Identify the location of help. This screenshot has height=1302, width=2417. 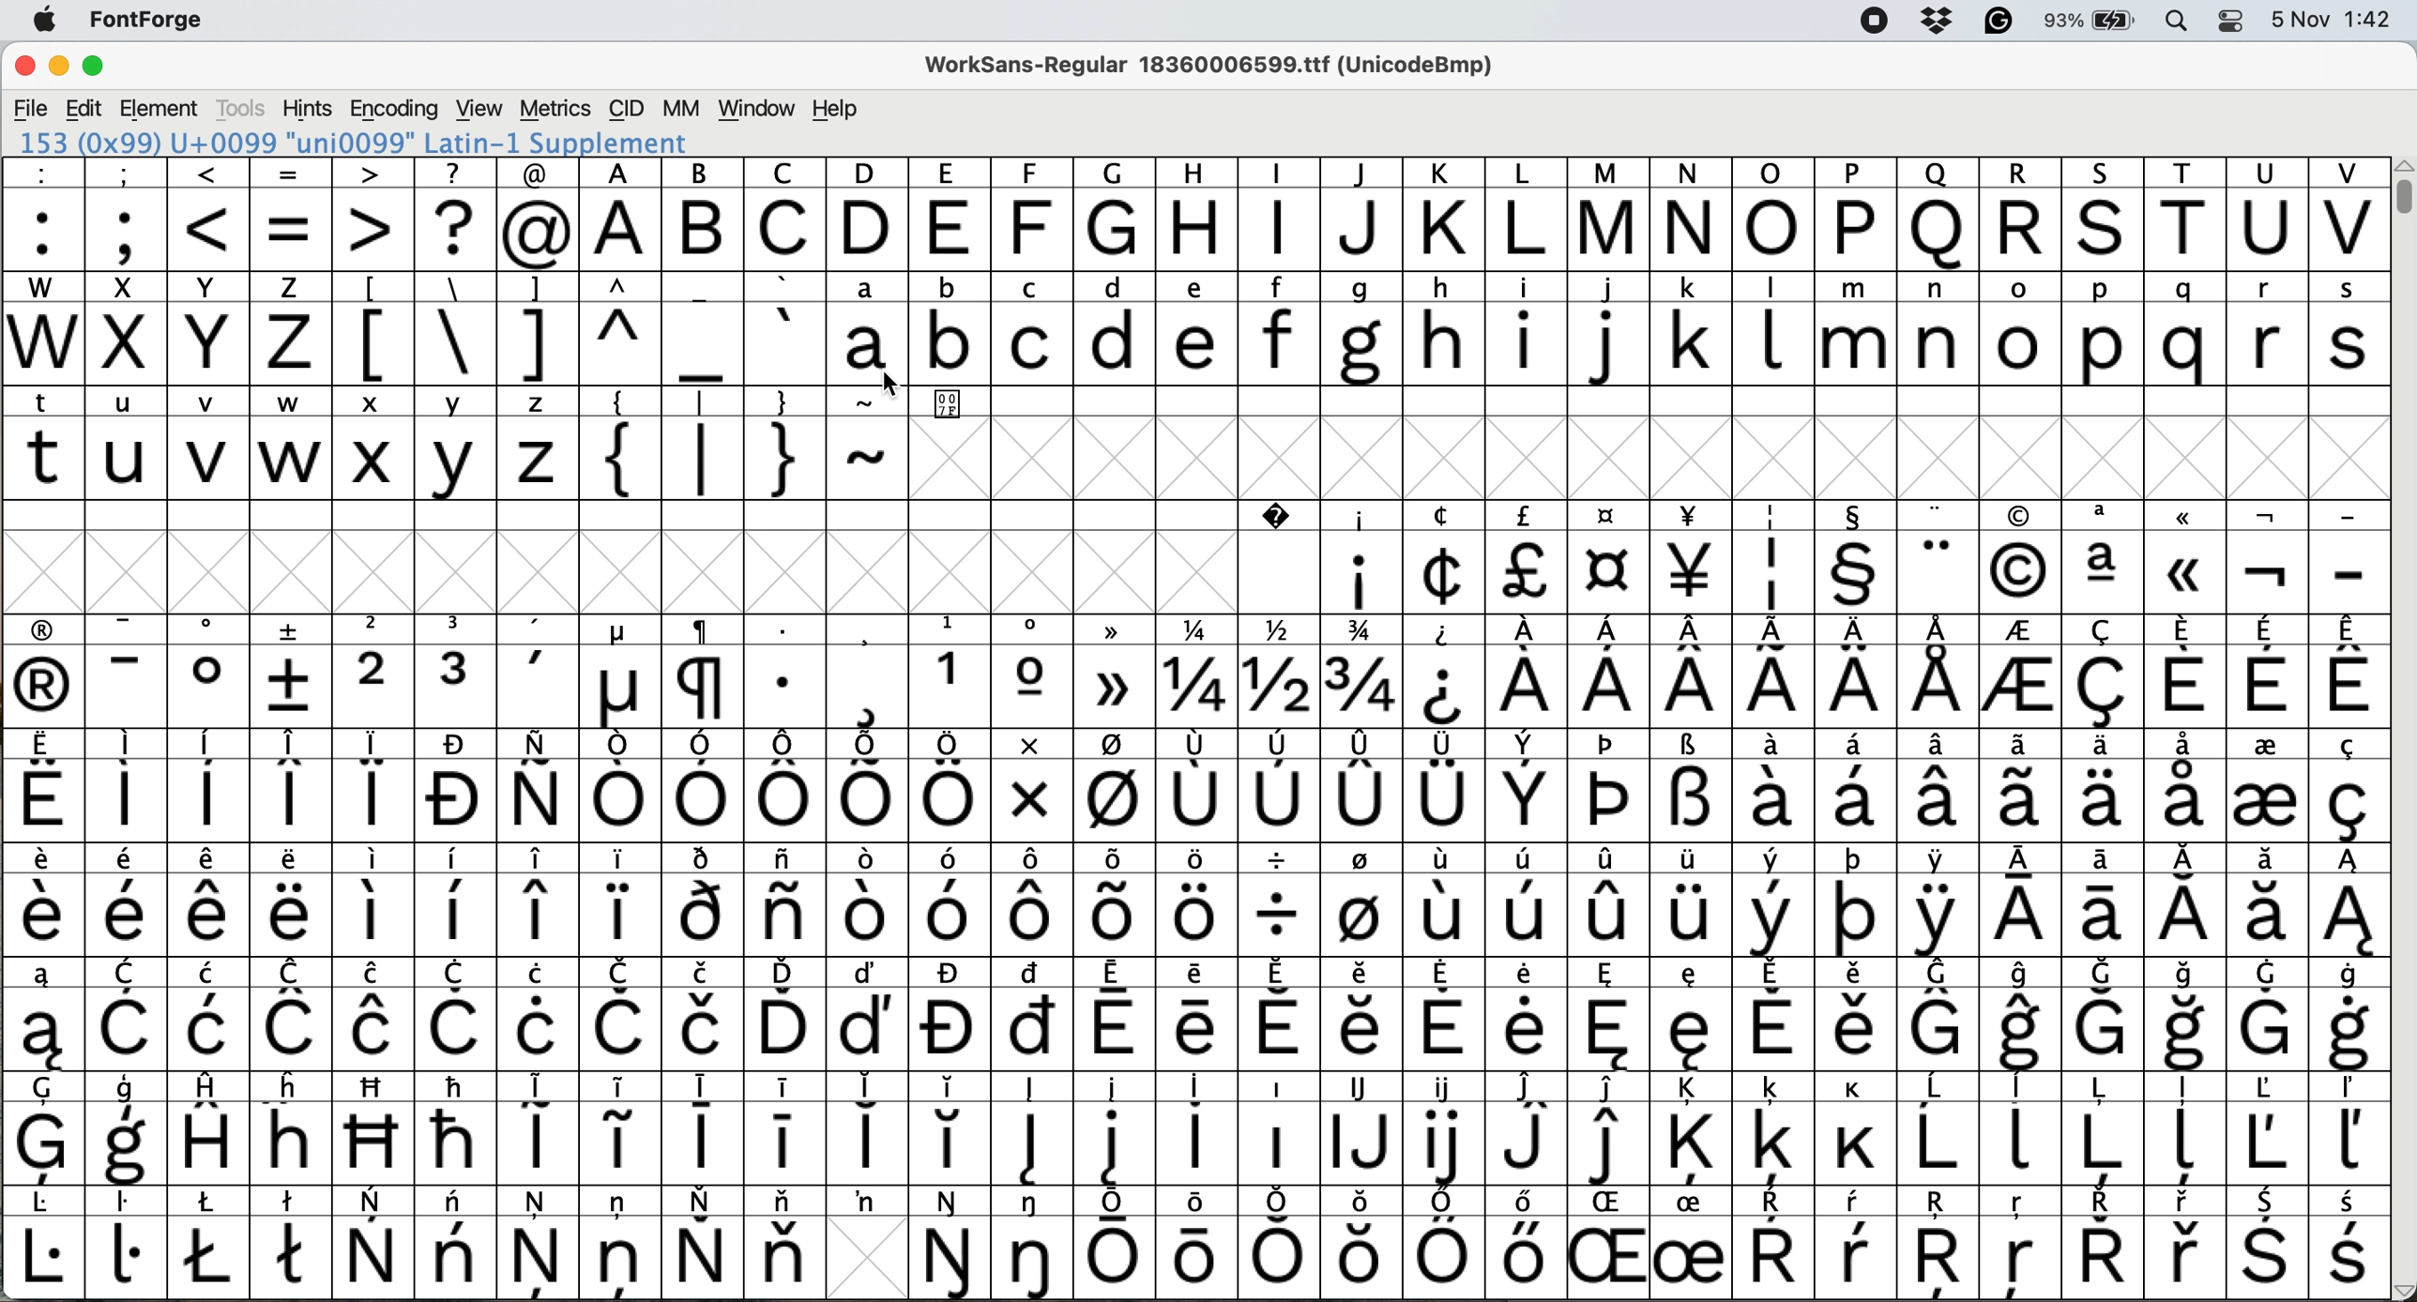
(837, 108).